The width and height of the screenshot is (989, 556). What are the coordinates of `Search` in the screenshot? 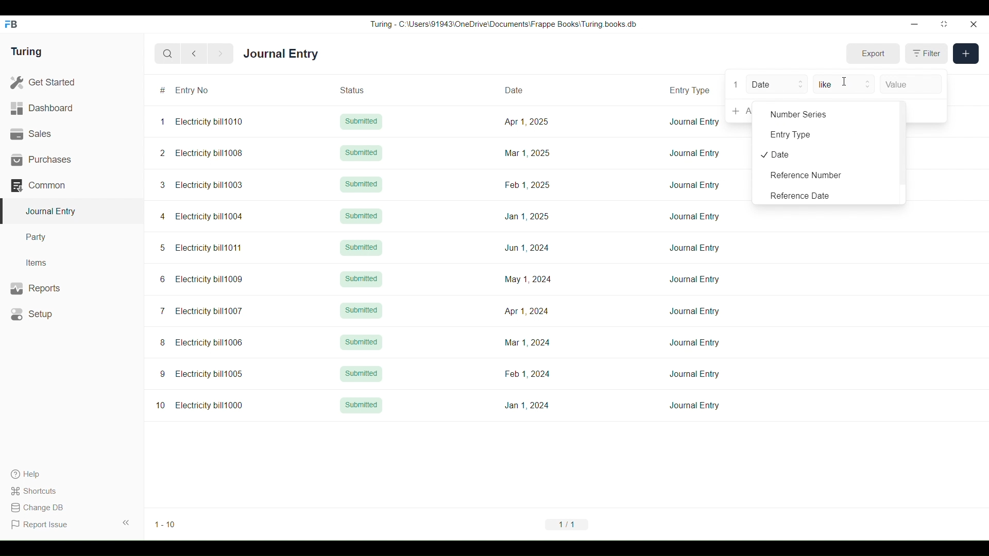 It's located at (167, 54).